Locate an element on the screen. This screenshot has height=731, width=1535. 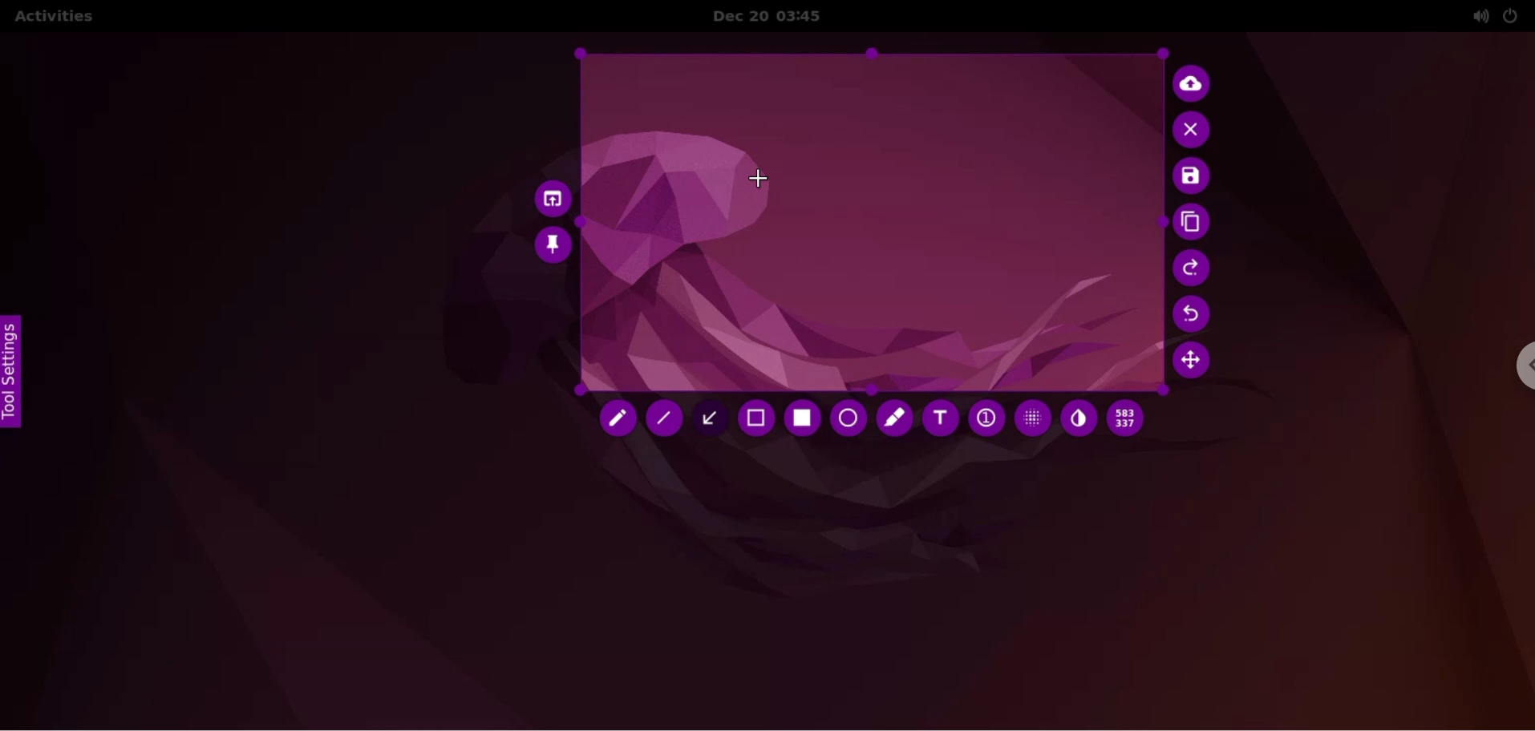
move selection is located at coordinates (1197, 364).